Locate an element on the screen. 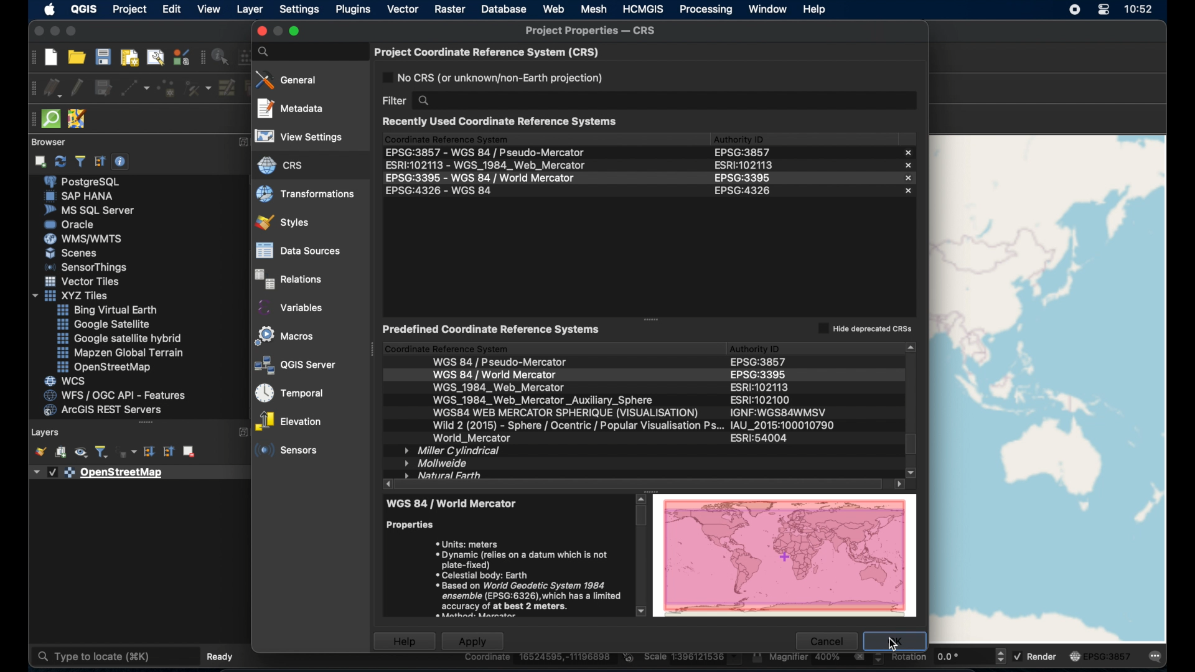 The height and width of the screenshot is (672, 1195). EPSG:4326 - WGS 84 is located at coordinates (443, 192).